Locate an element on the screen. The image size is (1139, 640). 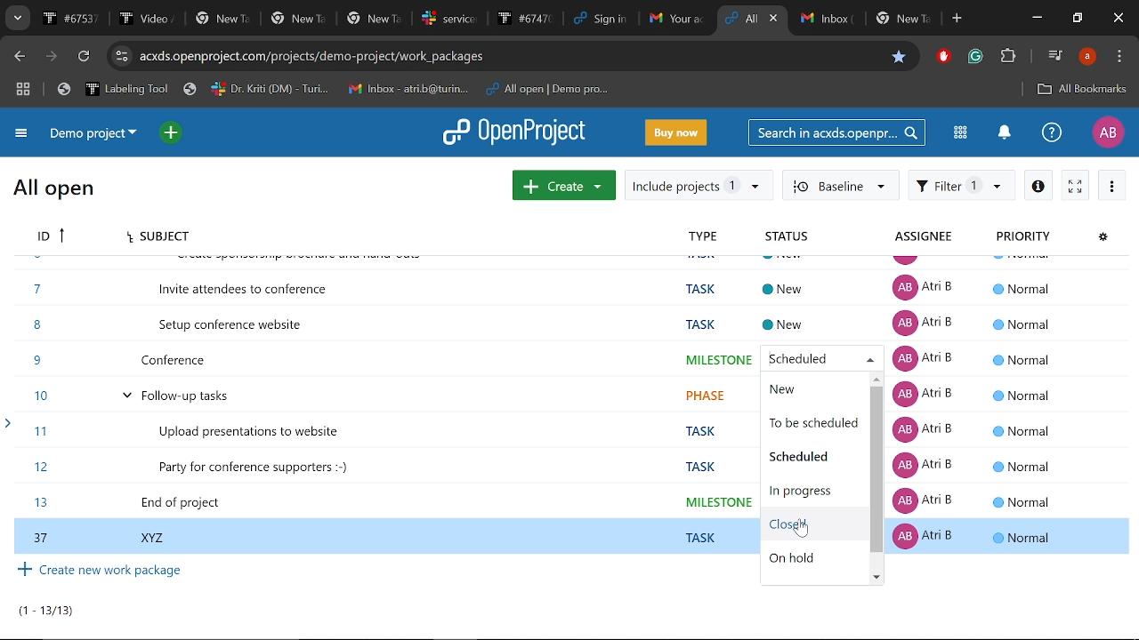
Assignee is located at coordinates (931, 237).